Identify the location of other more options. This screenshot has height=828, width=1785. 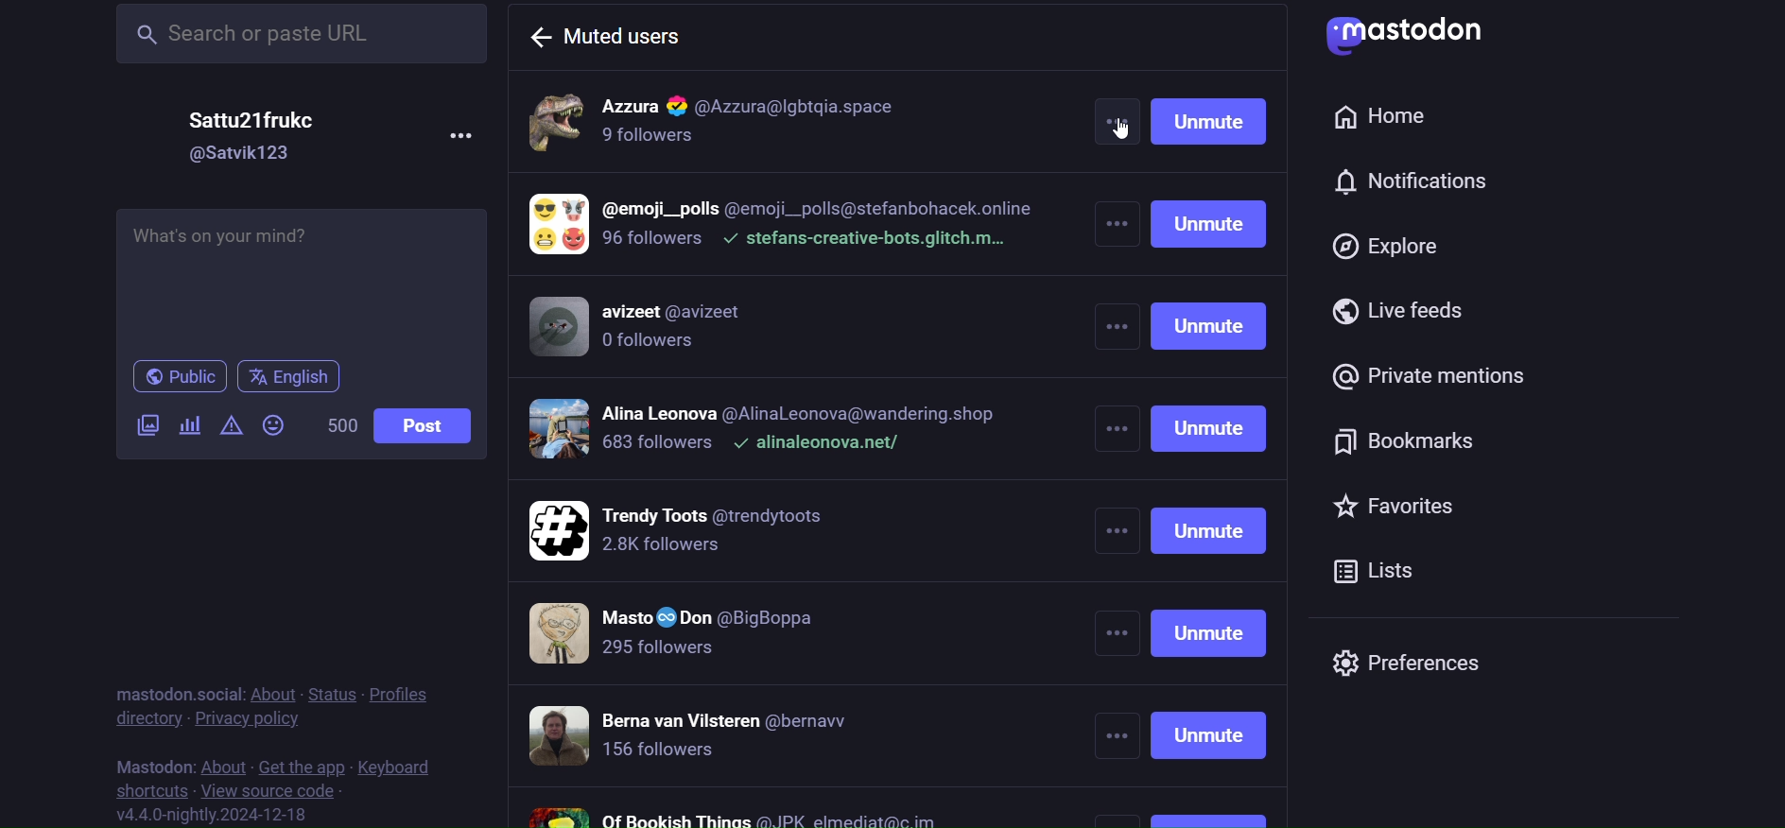
(1118, 513).